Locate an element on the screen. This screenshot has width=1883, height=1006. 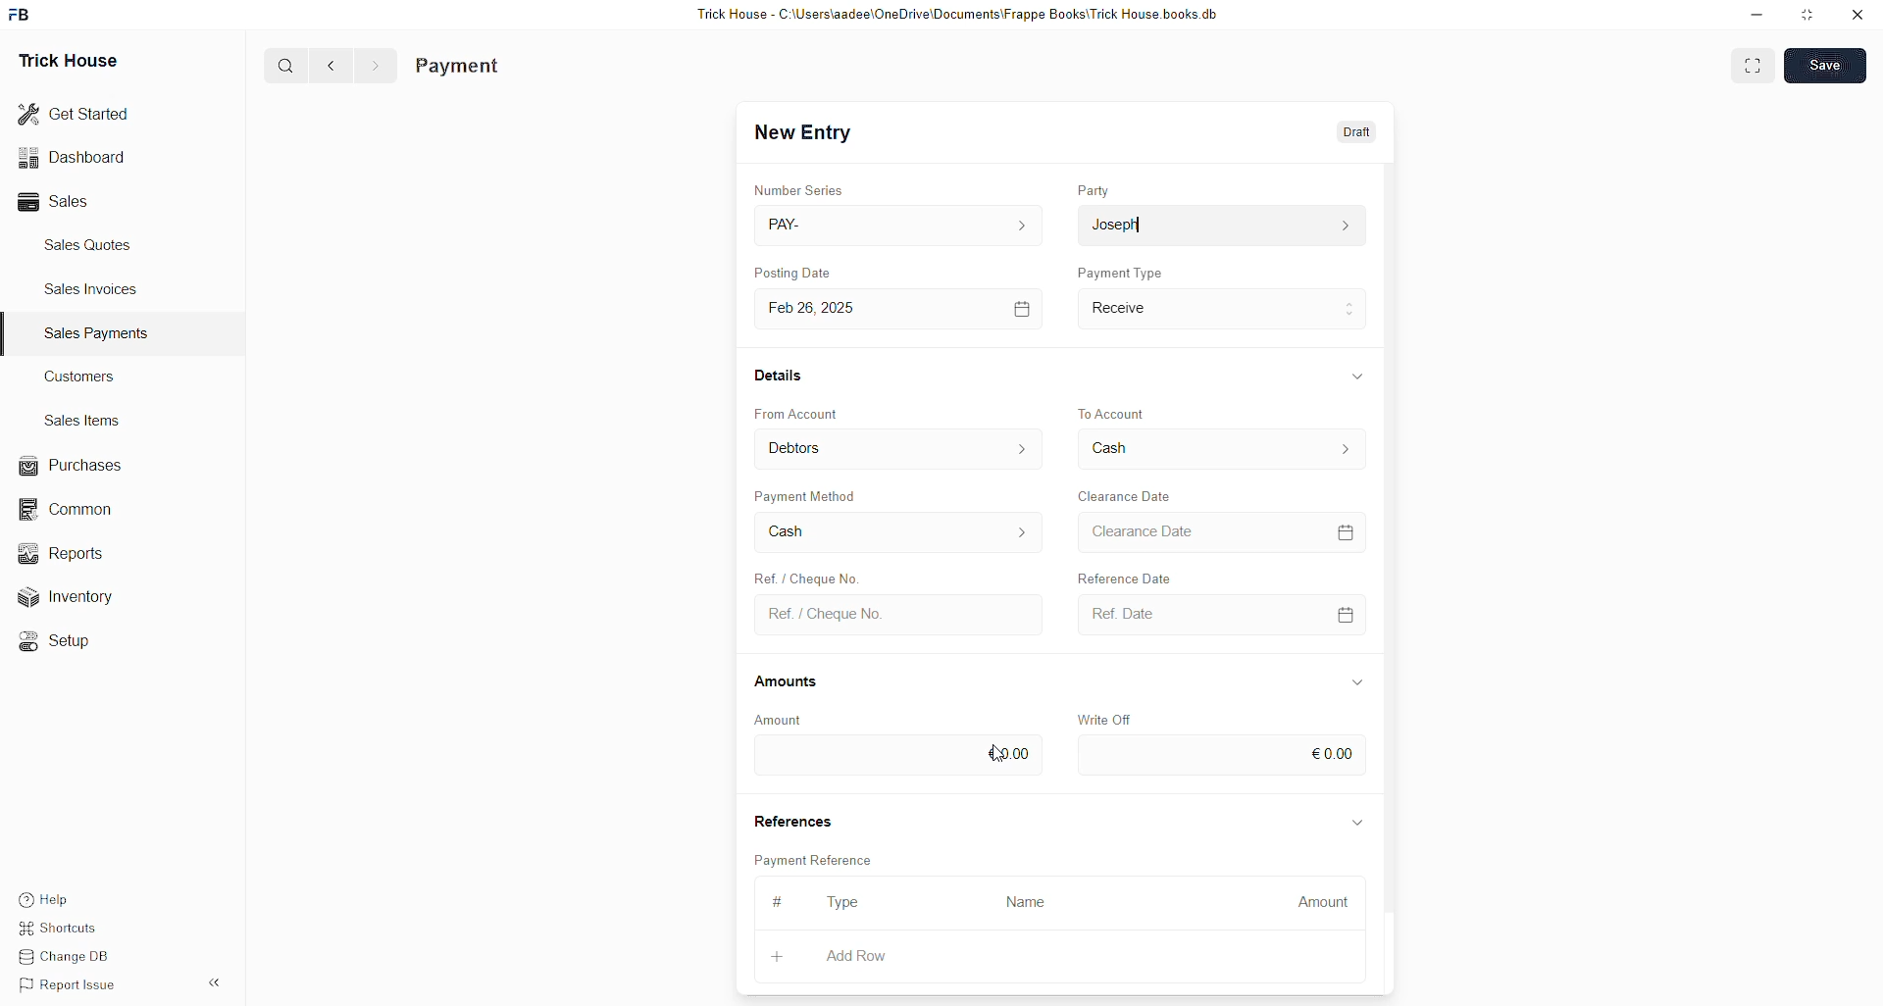
Party is located at coordinates (1094, 189).